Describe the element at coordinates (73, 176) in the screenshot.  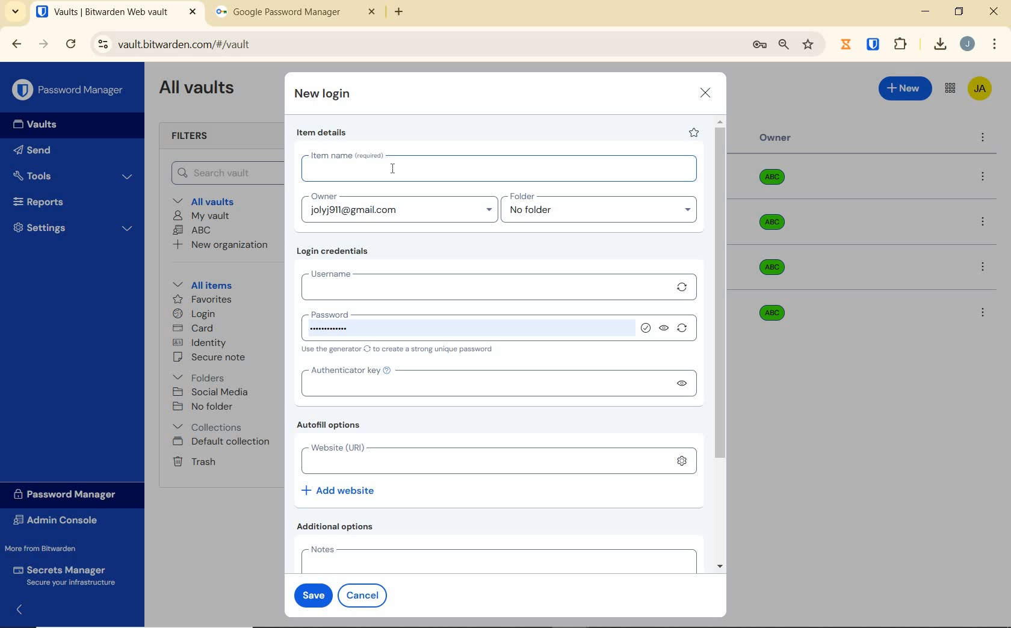
I see `Tools` at that location.